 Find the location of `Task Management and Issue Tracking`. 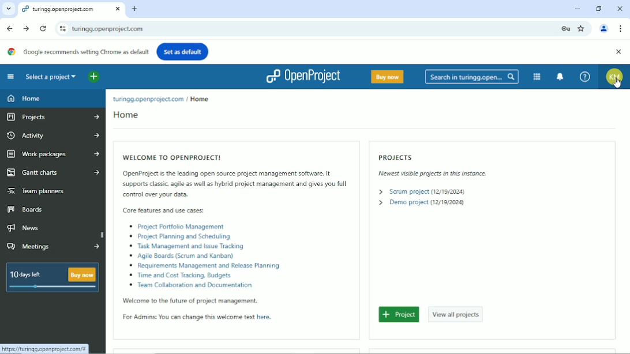

Task Management and Issue Tracking is located at coordinates (188, 246).